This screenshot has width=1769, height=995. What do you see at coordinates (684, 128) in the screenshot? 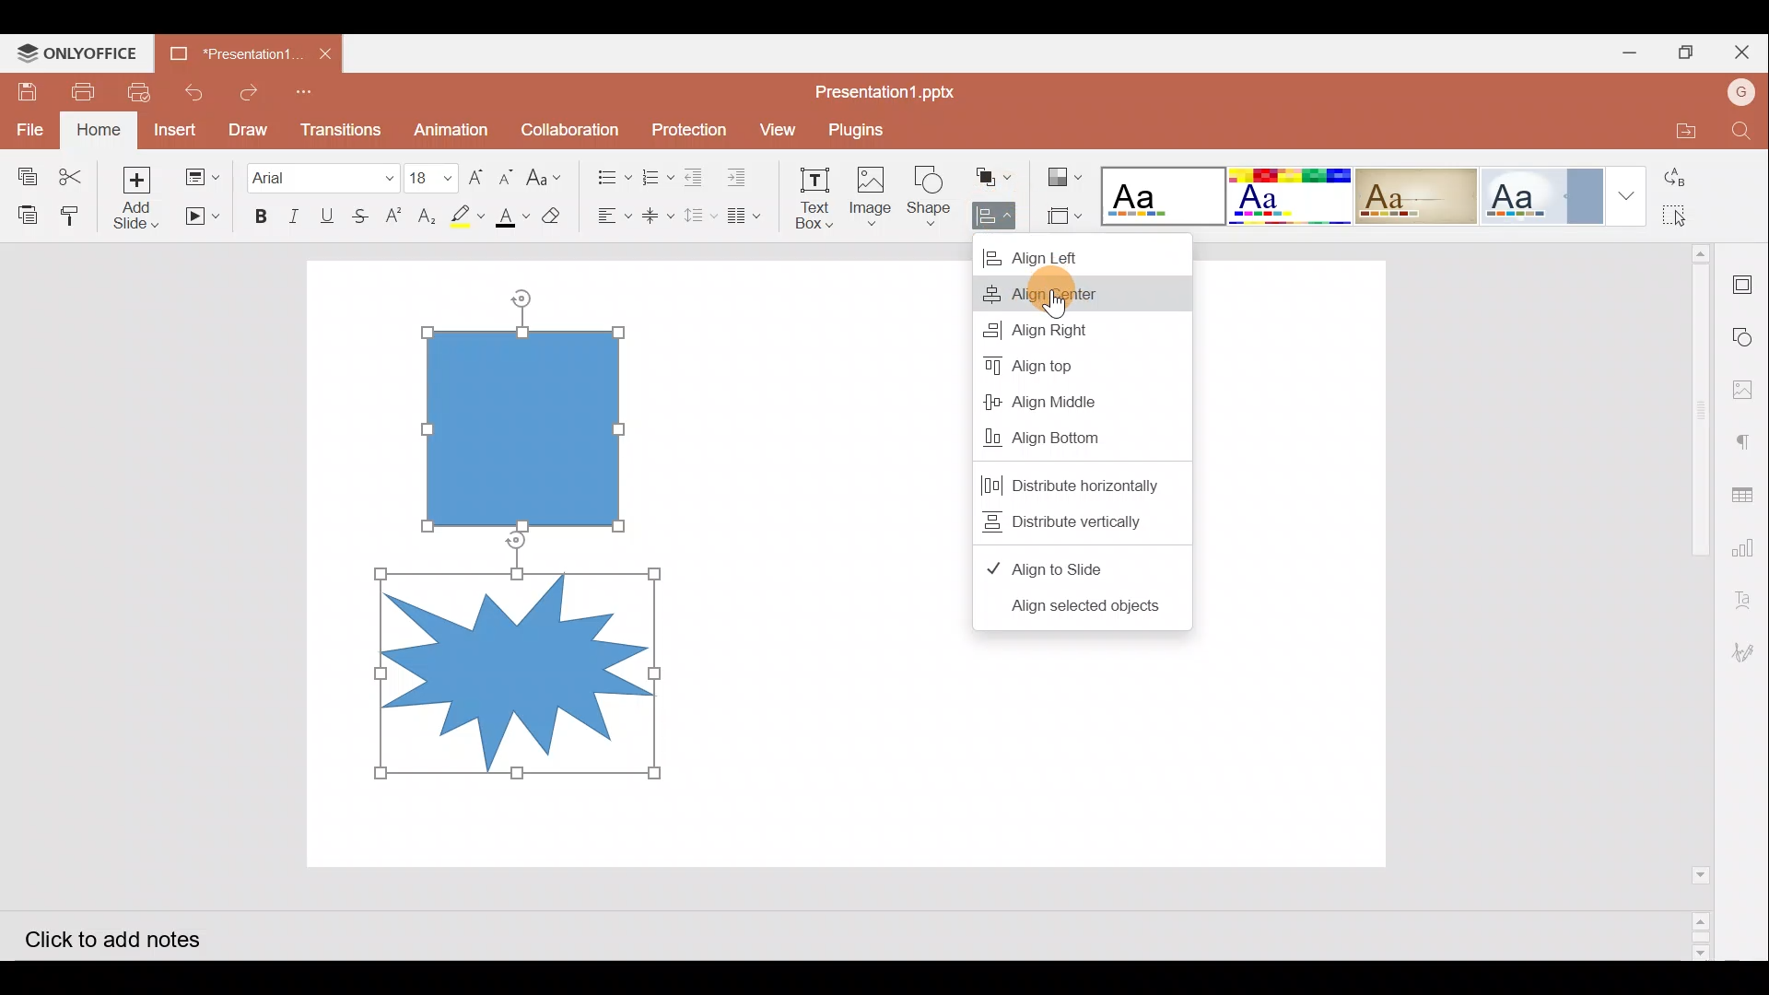
I see `Protection` at bounding box center [684, 128].